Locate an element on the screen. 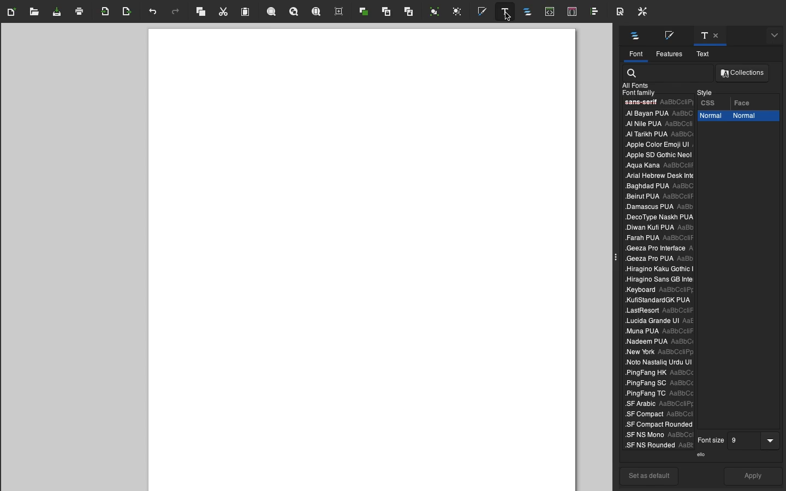  Create clone is located at coordinates (387, 13).